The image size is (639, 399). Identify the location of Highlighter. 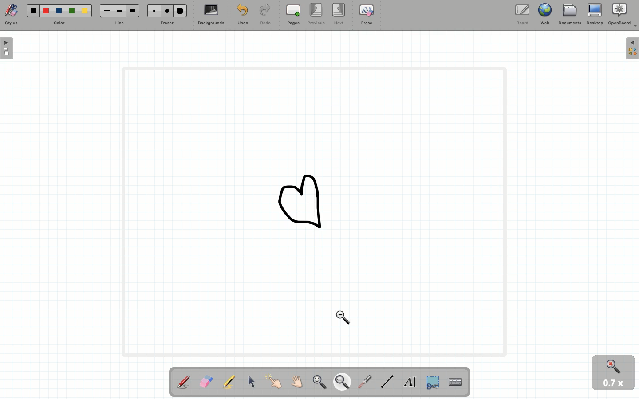
(229, 383).